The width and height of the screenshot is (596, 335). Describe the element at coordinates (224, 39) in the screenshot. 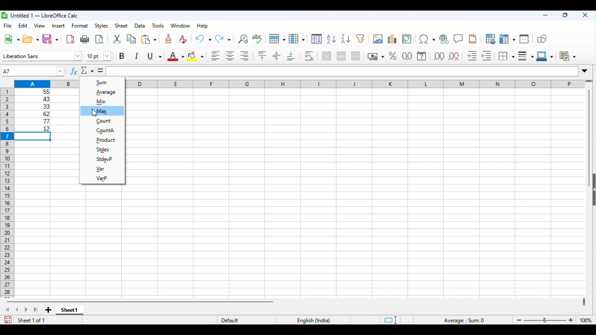

I see `redo` at that location.